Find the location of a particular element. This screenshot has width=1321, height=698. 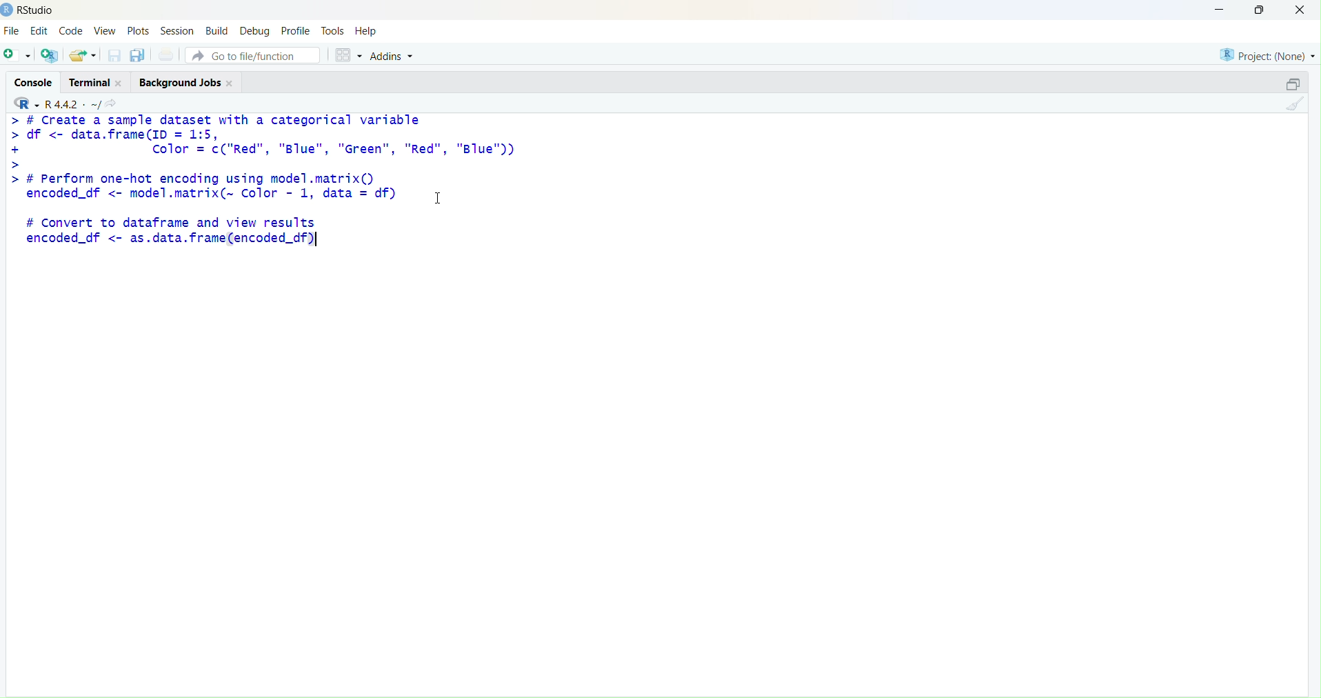

Build  is located at coordinates (219, 30).